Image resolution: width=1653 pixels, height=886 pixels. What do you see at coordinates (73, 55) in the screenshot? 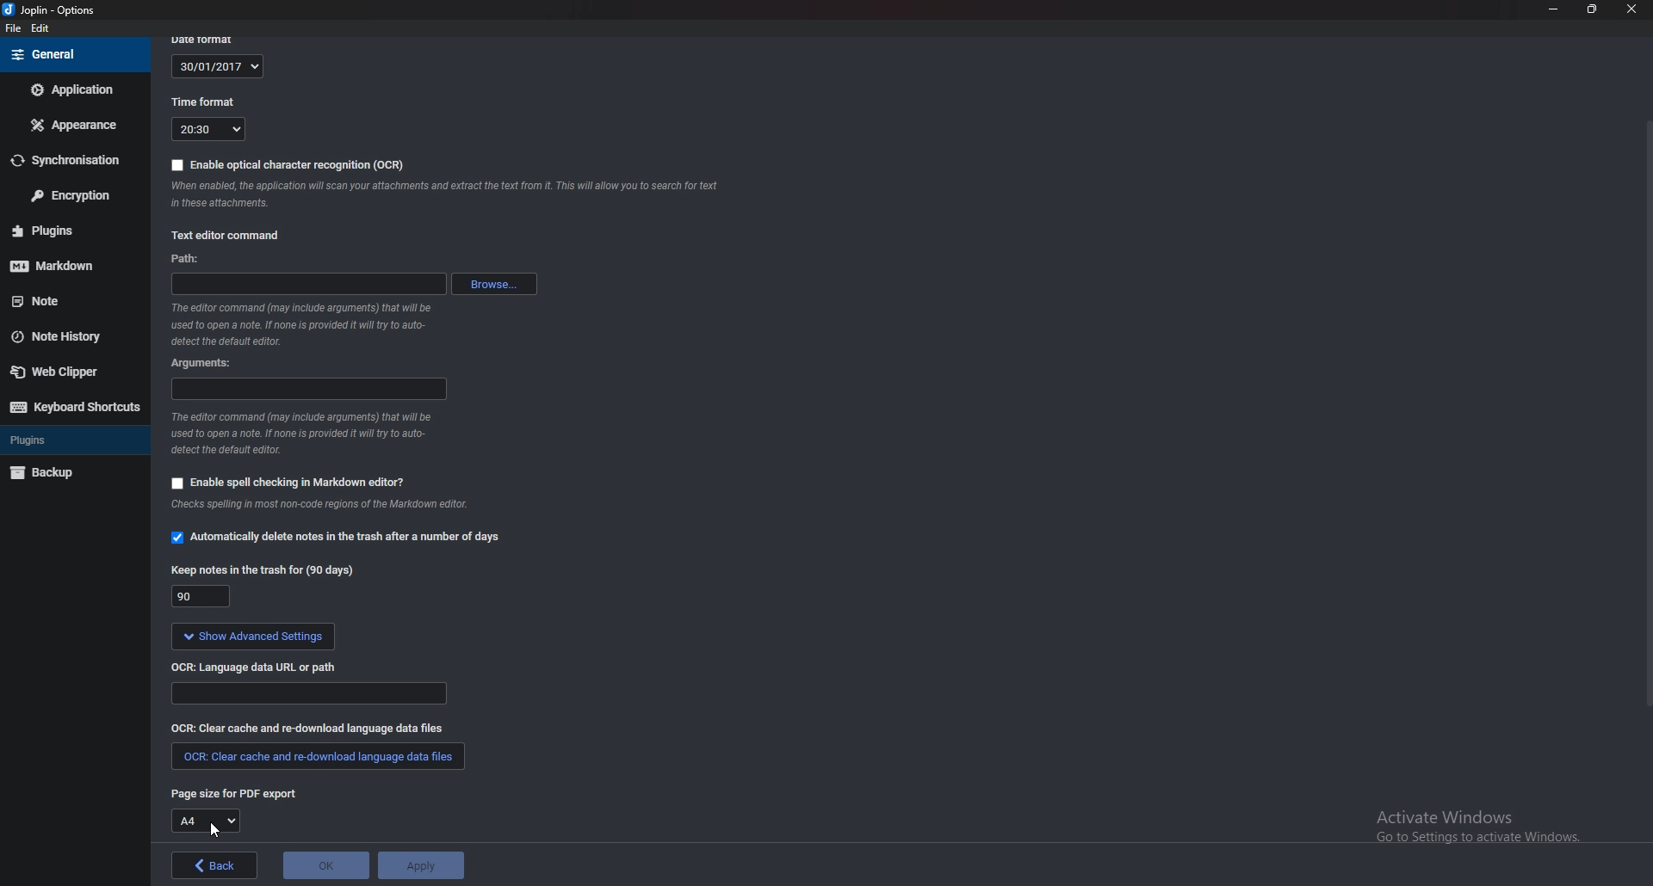
I see `General` at bounding box center [73, 55].